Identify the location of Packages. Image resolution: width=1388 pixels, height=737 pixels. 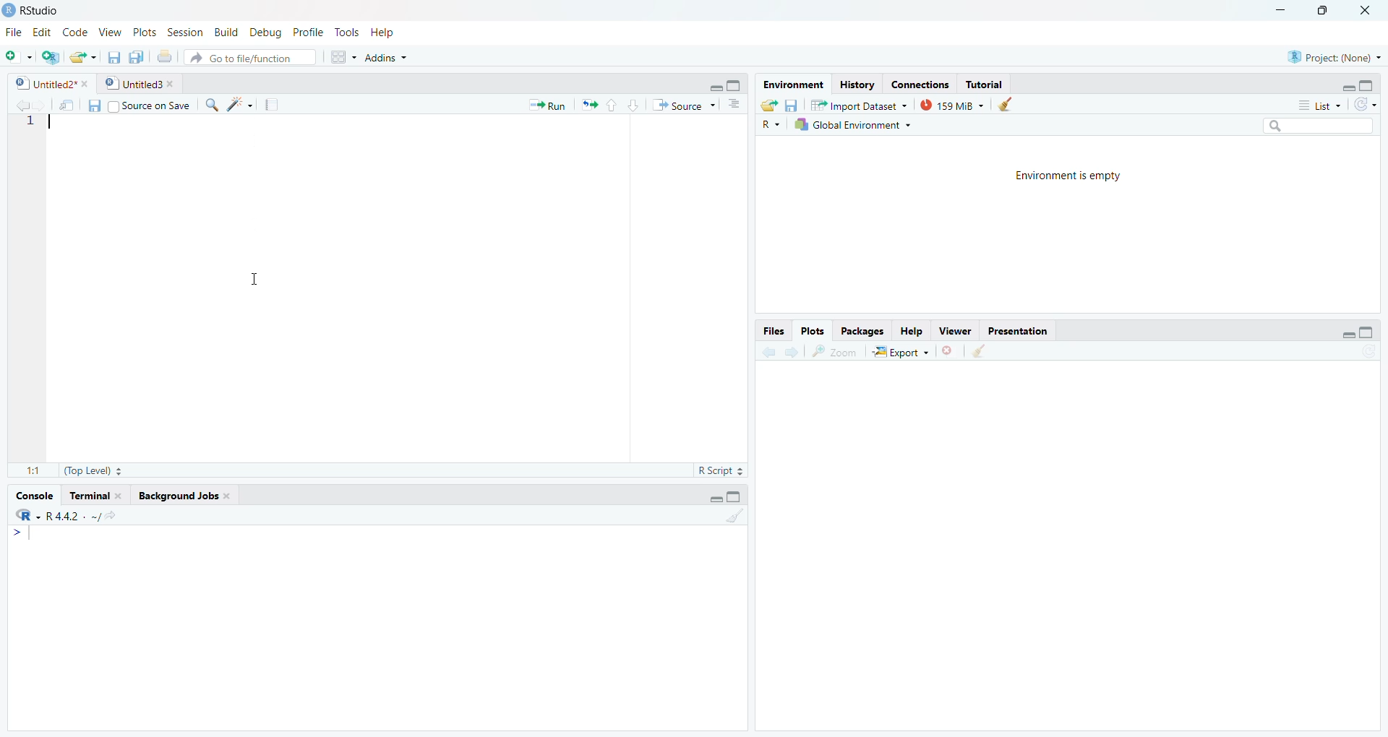
(862, 332).